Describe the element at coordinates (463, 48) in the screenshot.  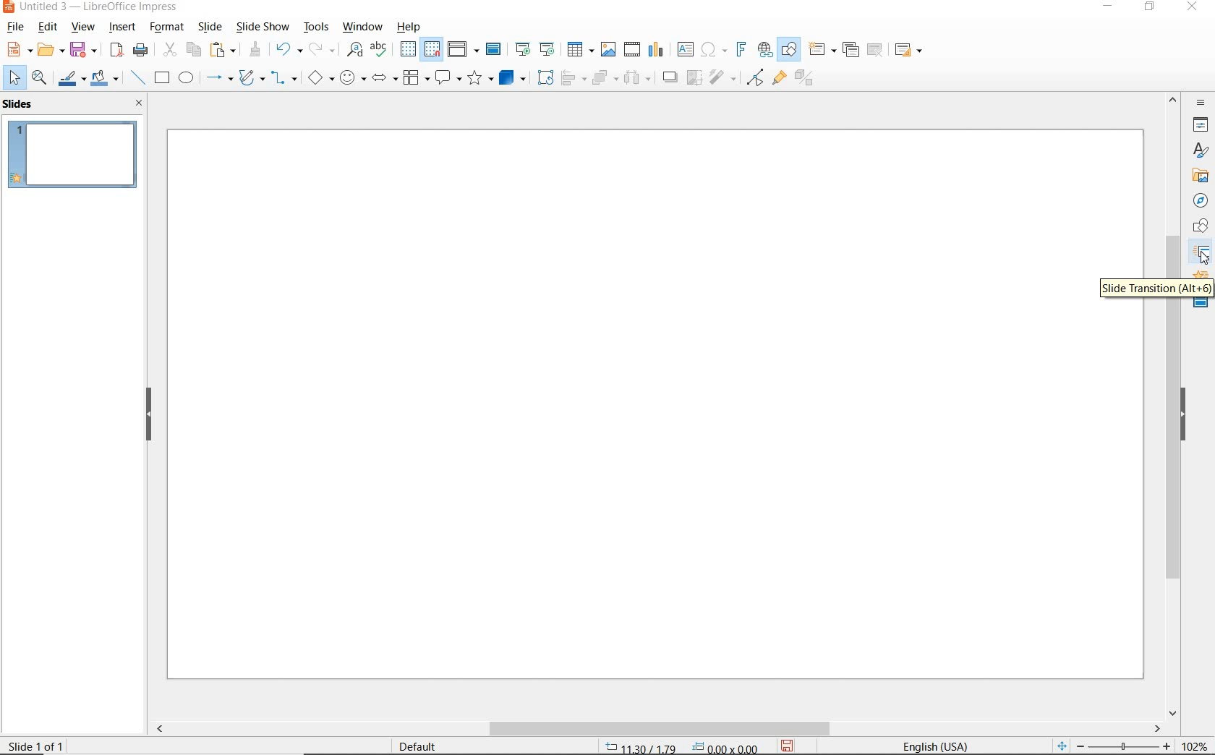
I see `DISPLAY VIEWS` at that location.